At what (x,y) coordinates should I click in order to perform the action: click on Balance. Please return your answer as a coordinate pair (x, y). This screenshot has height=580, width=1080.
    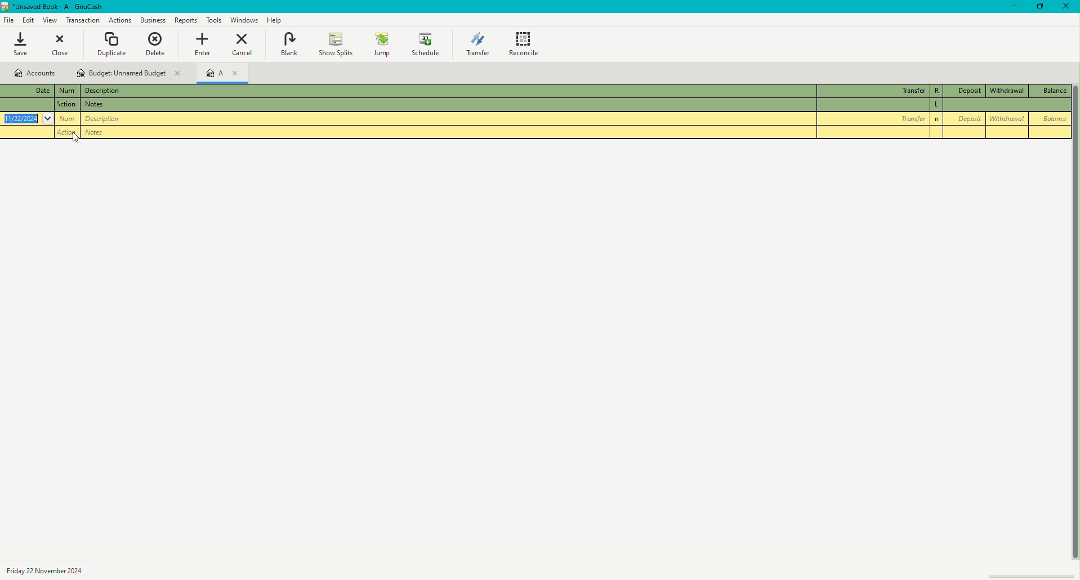
    Looking at the image, I should click on (1050, 120).